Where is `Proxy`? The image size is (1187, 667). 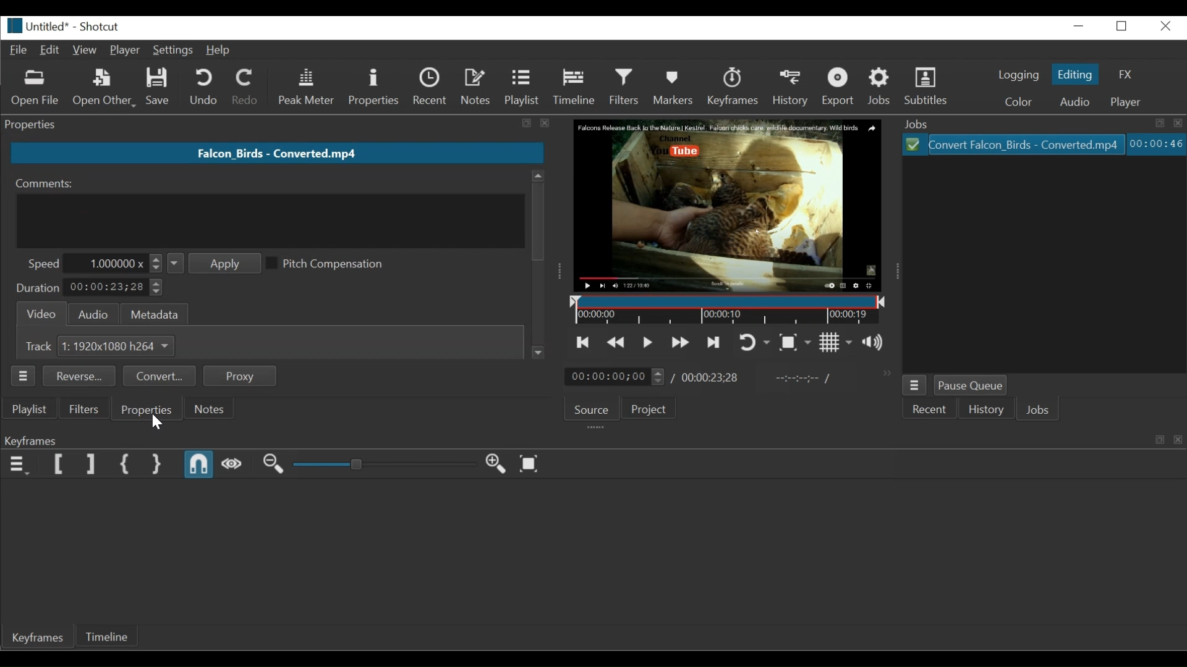
Proxy is located at coordinates (240, 375).